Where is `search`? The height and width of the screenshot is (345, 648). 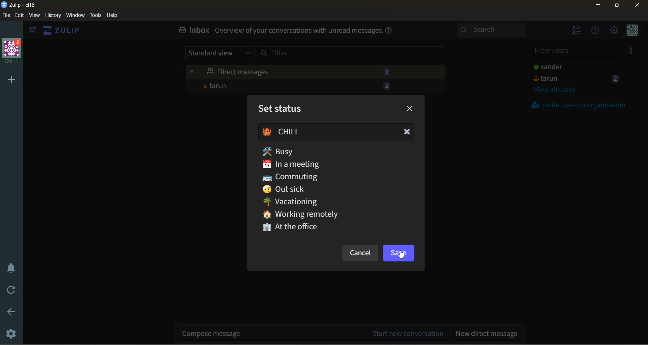 search is located at coordinates (494, 30).